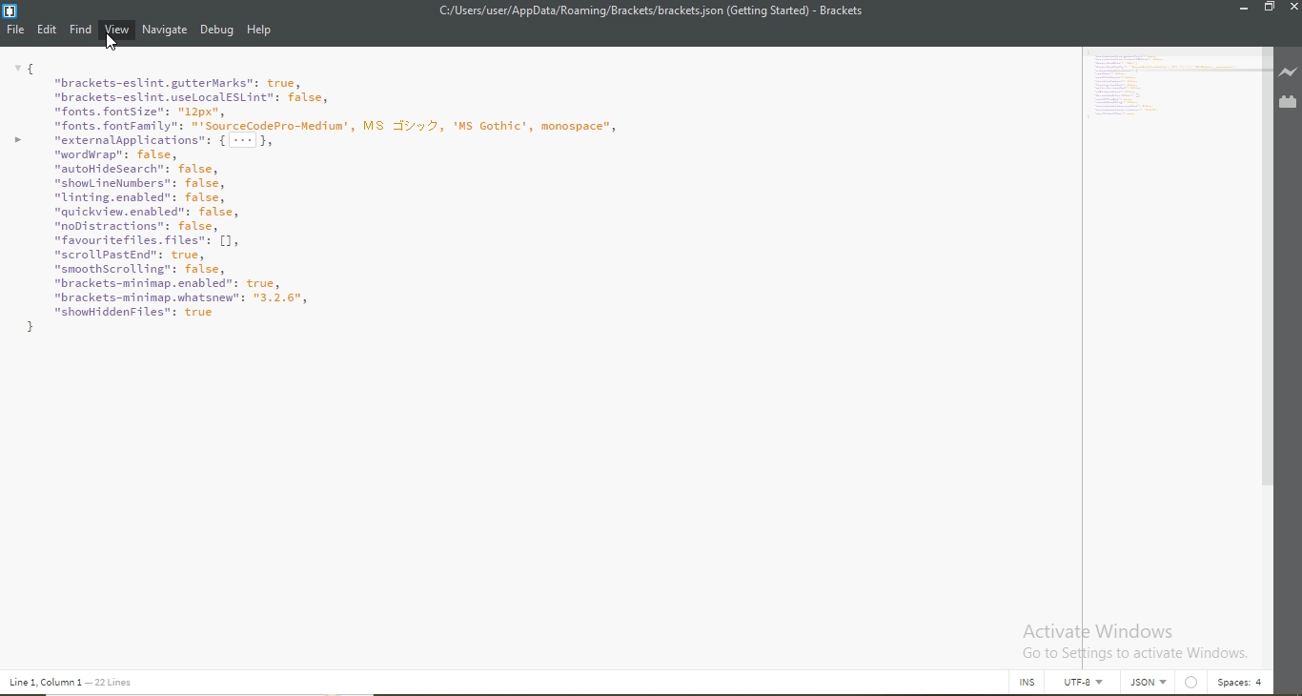 The image size is (1302, 696). I want to click on  UTF-8, so click(1088, 686).